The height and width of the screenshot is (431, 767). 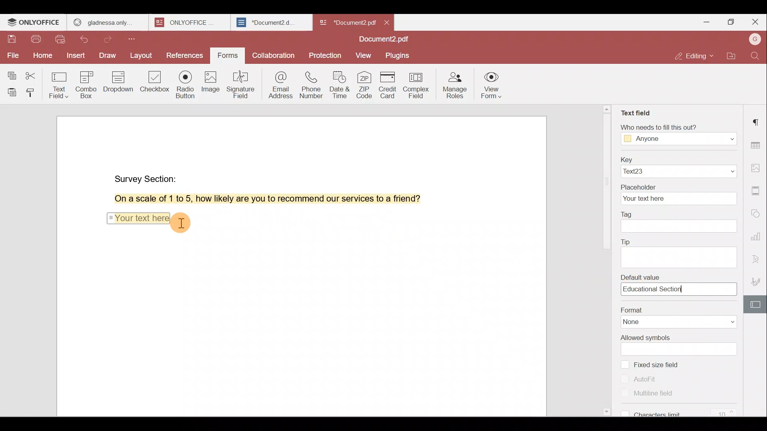 What do you see at coordinates (107, 22) in the screenshot?
I see `gladness only` at bounding box center [107, 22].